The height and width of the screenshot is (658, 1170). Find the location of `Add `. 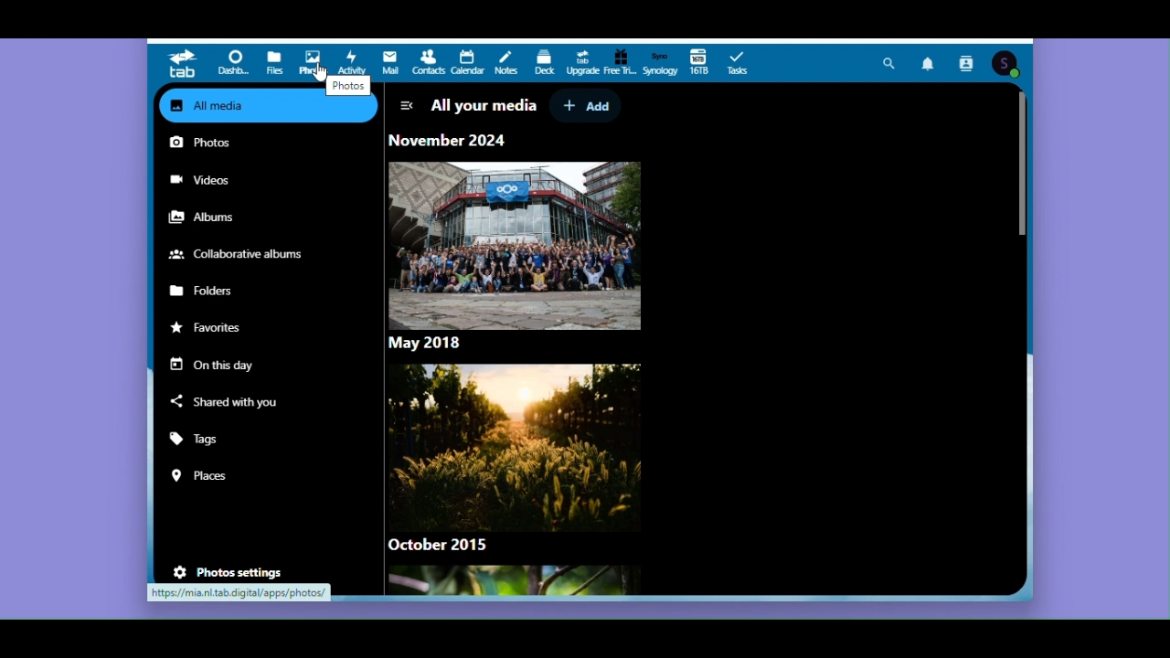

Add  is located at coordinates (586, 106).